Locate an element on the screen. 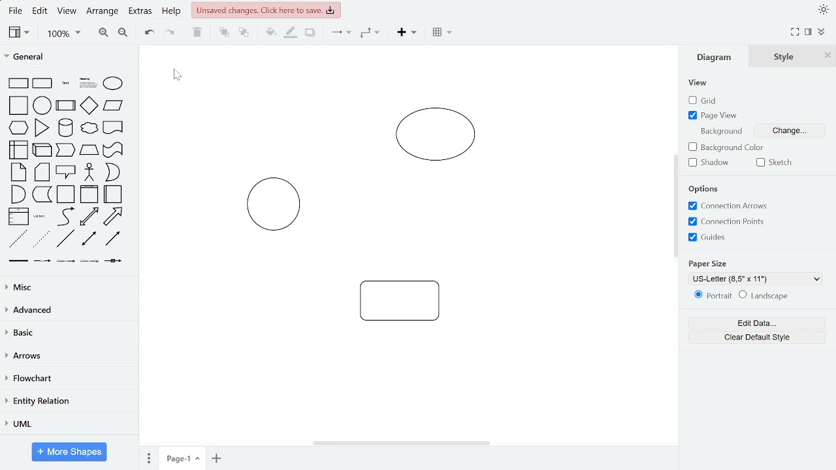 The image size is (836, 470). fill color is located at coordinates (267, 33).